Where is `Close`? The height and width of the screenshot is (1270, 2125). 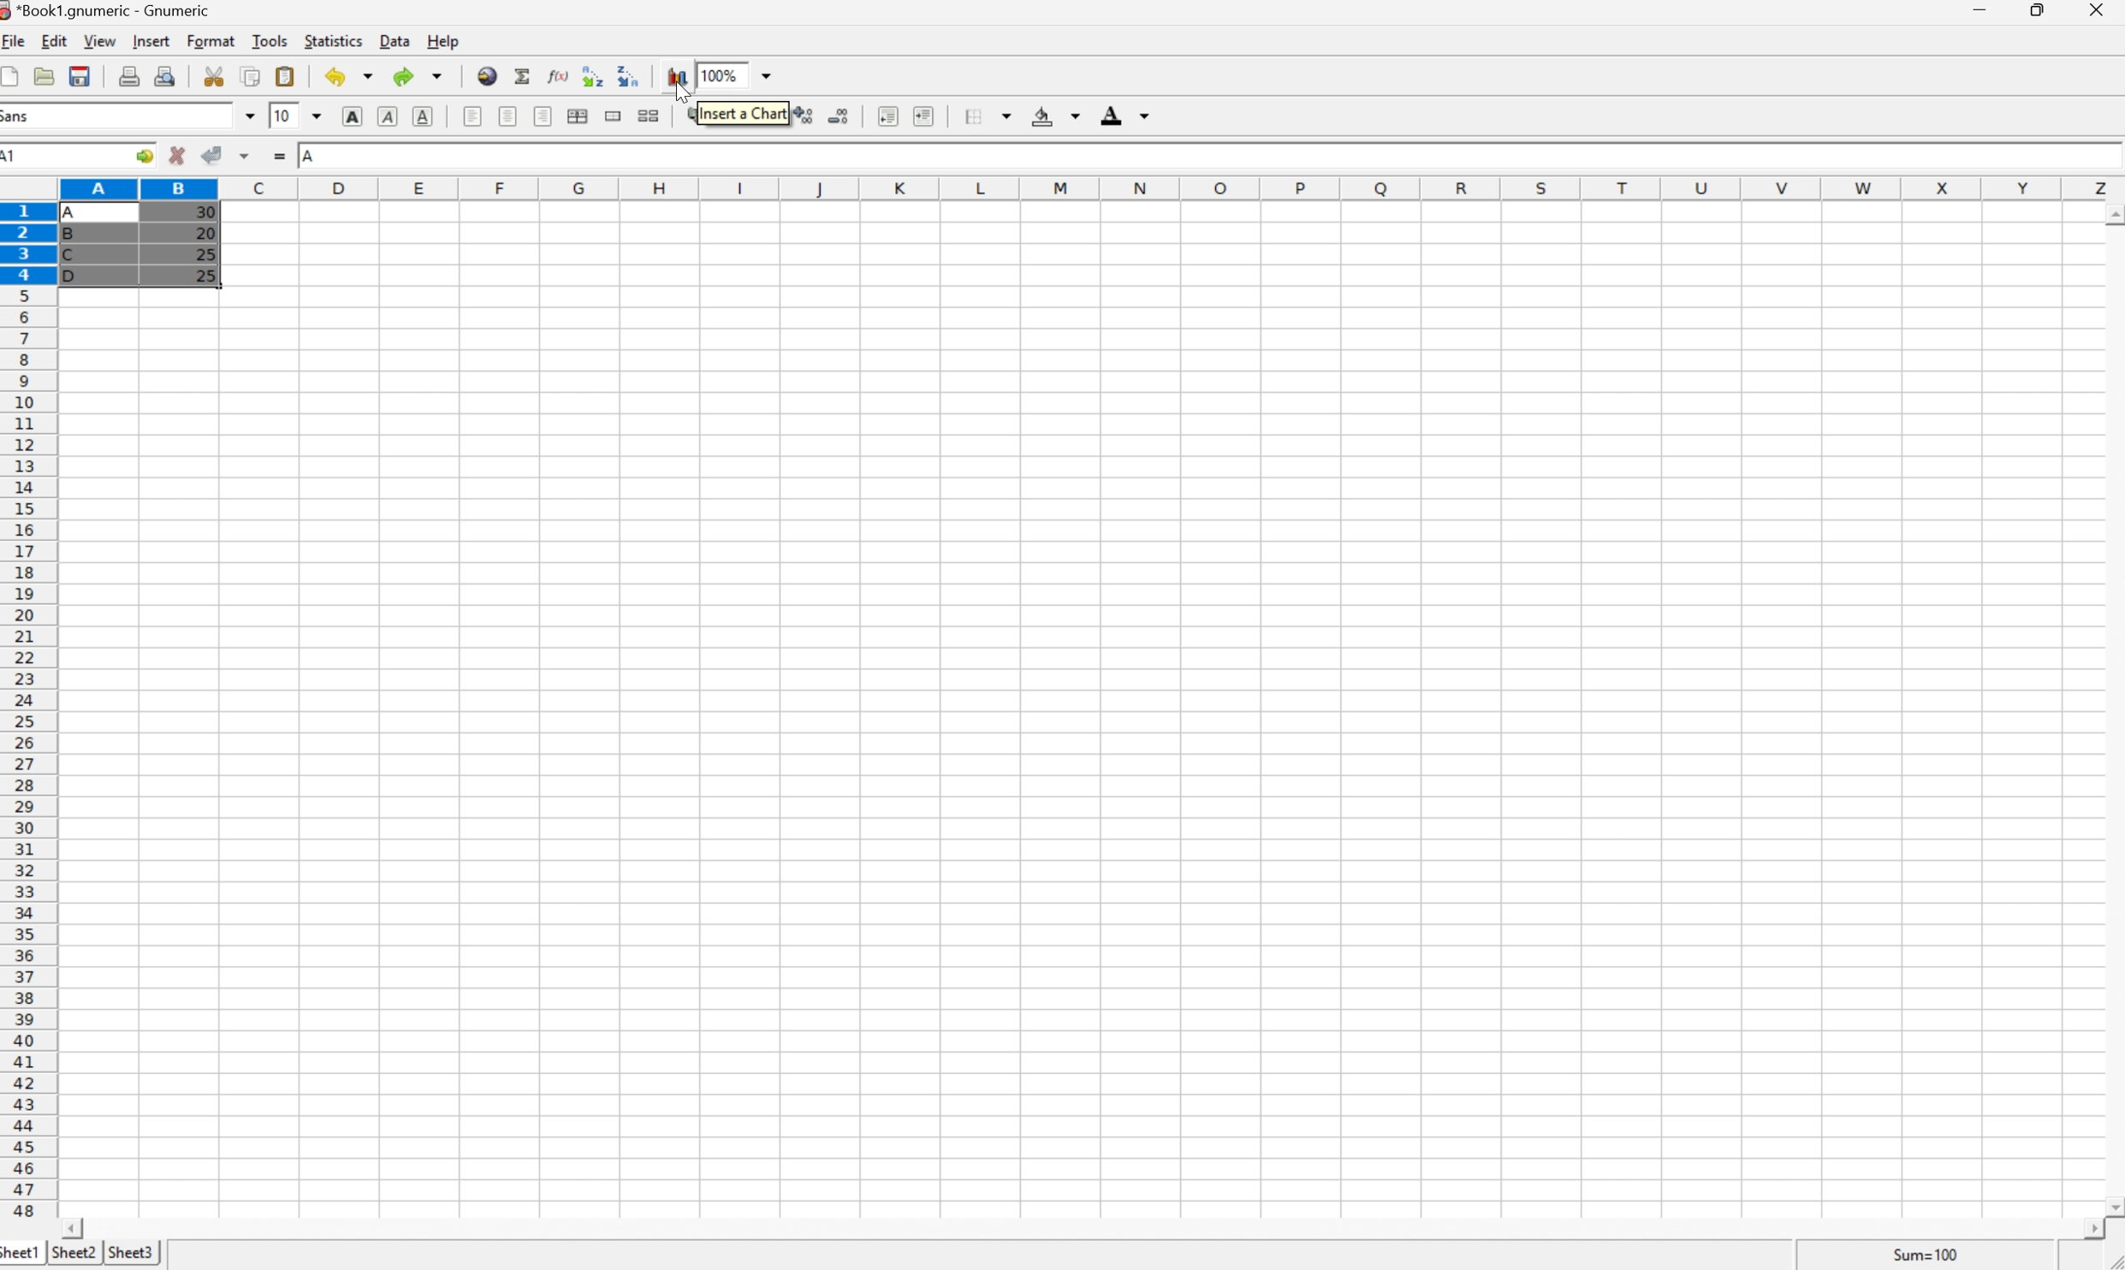
Close is located at coordinates (2098, 11).